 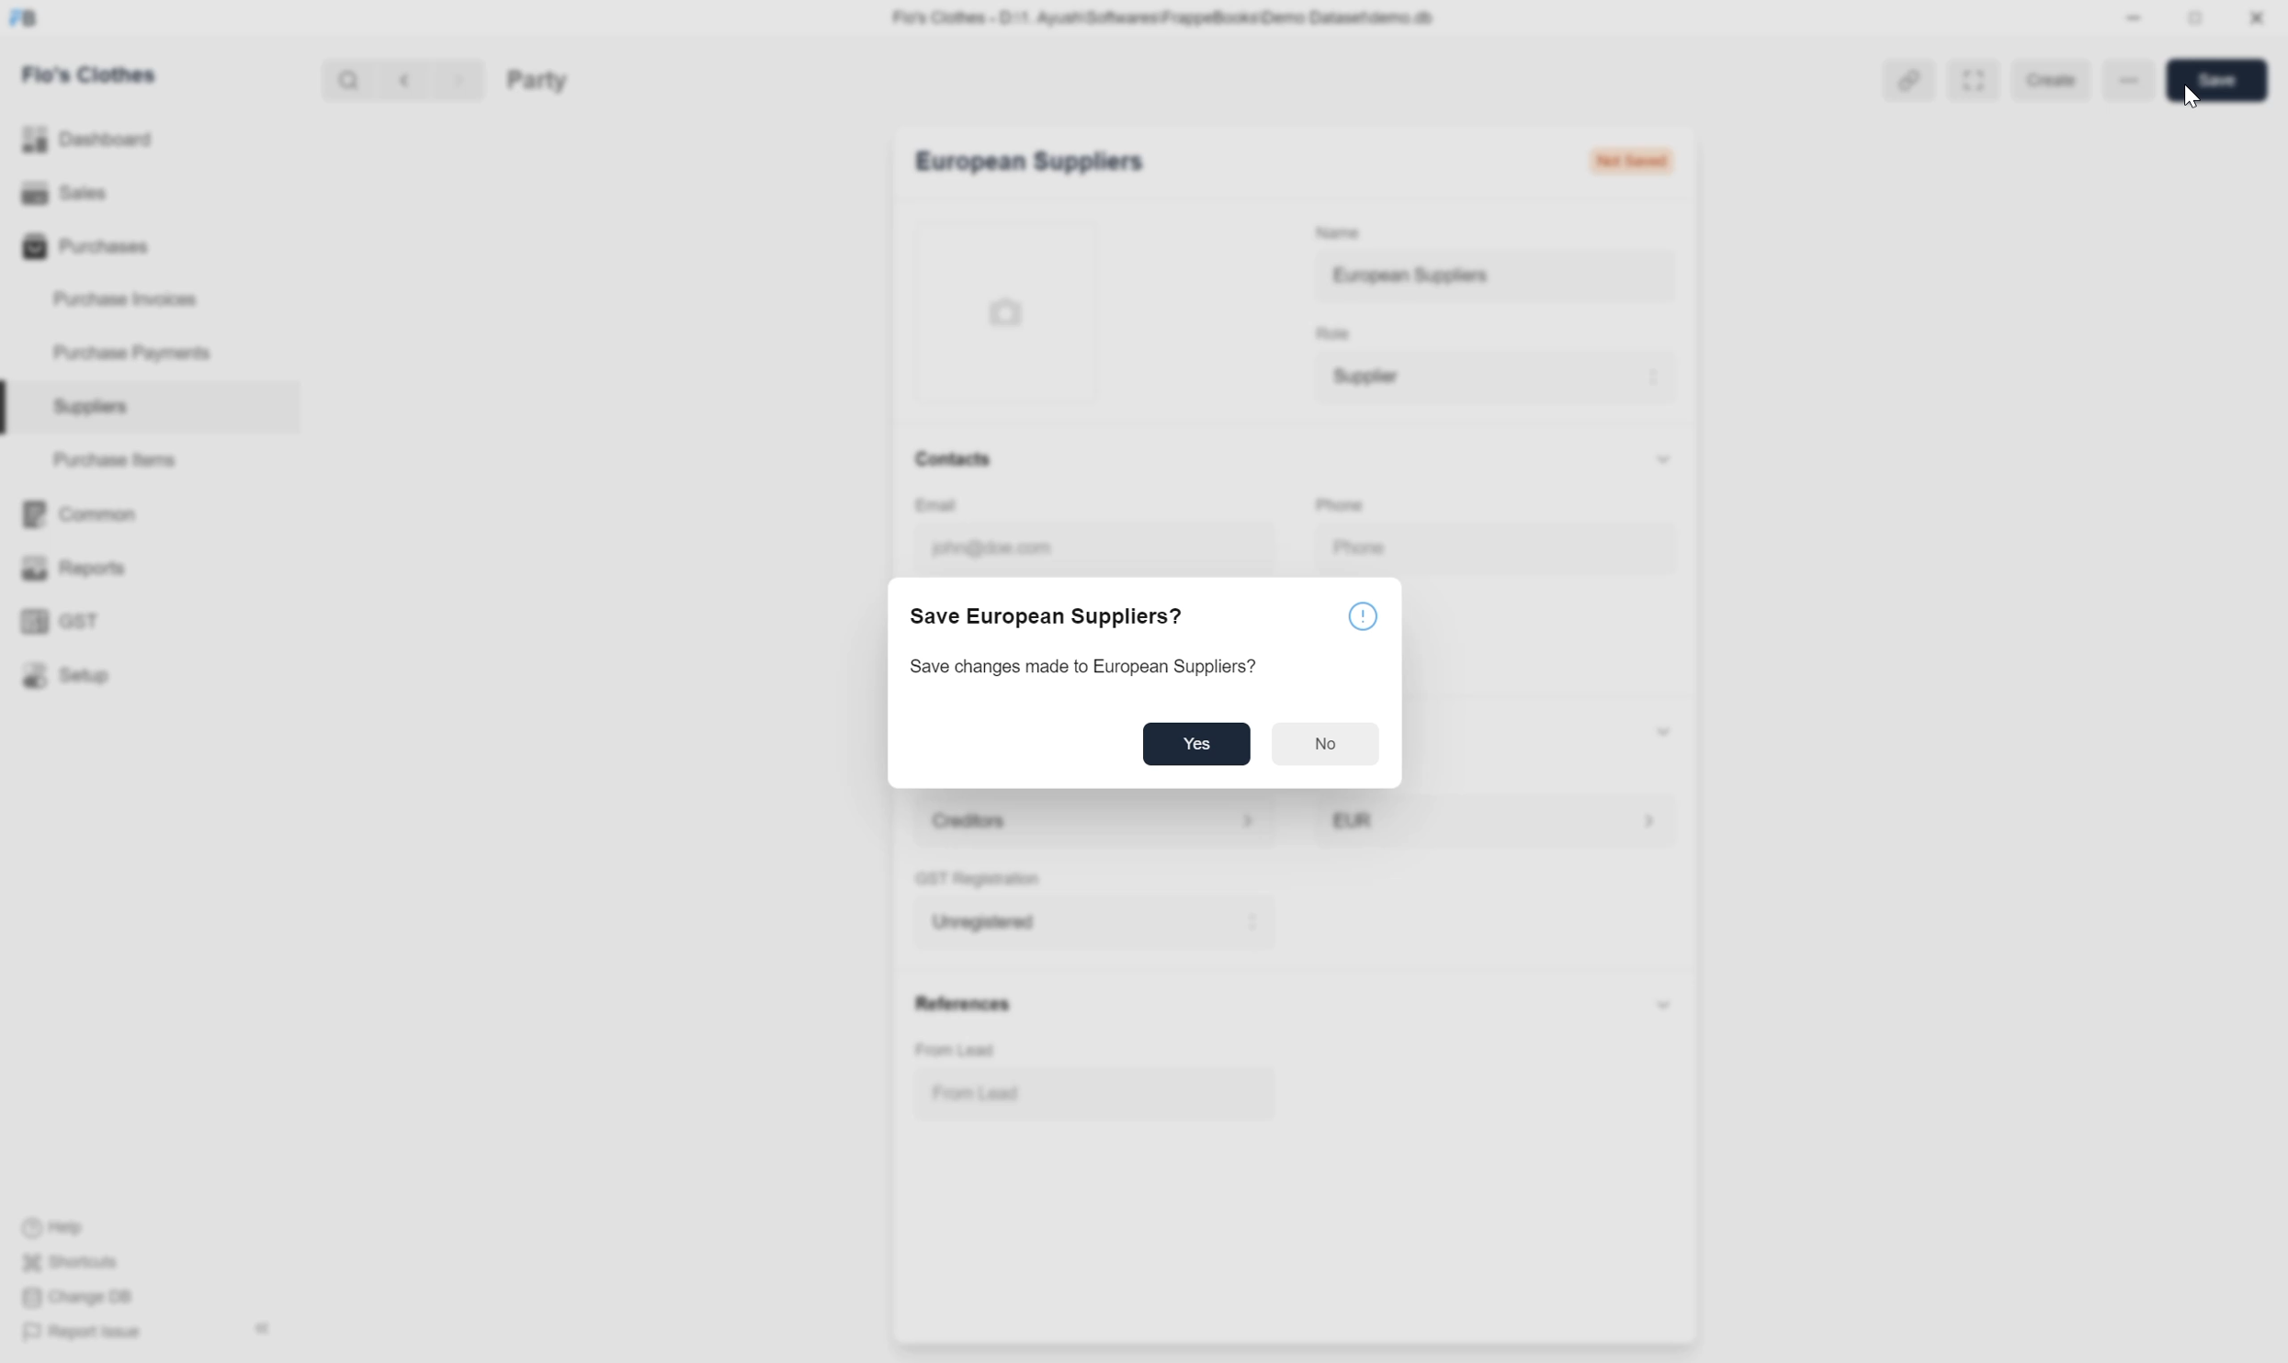 What do you see at coordinates (453, 78) in the screenshot?
I see `forward` at bounding box center [453, 78].